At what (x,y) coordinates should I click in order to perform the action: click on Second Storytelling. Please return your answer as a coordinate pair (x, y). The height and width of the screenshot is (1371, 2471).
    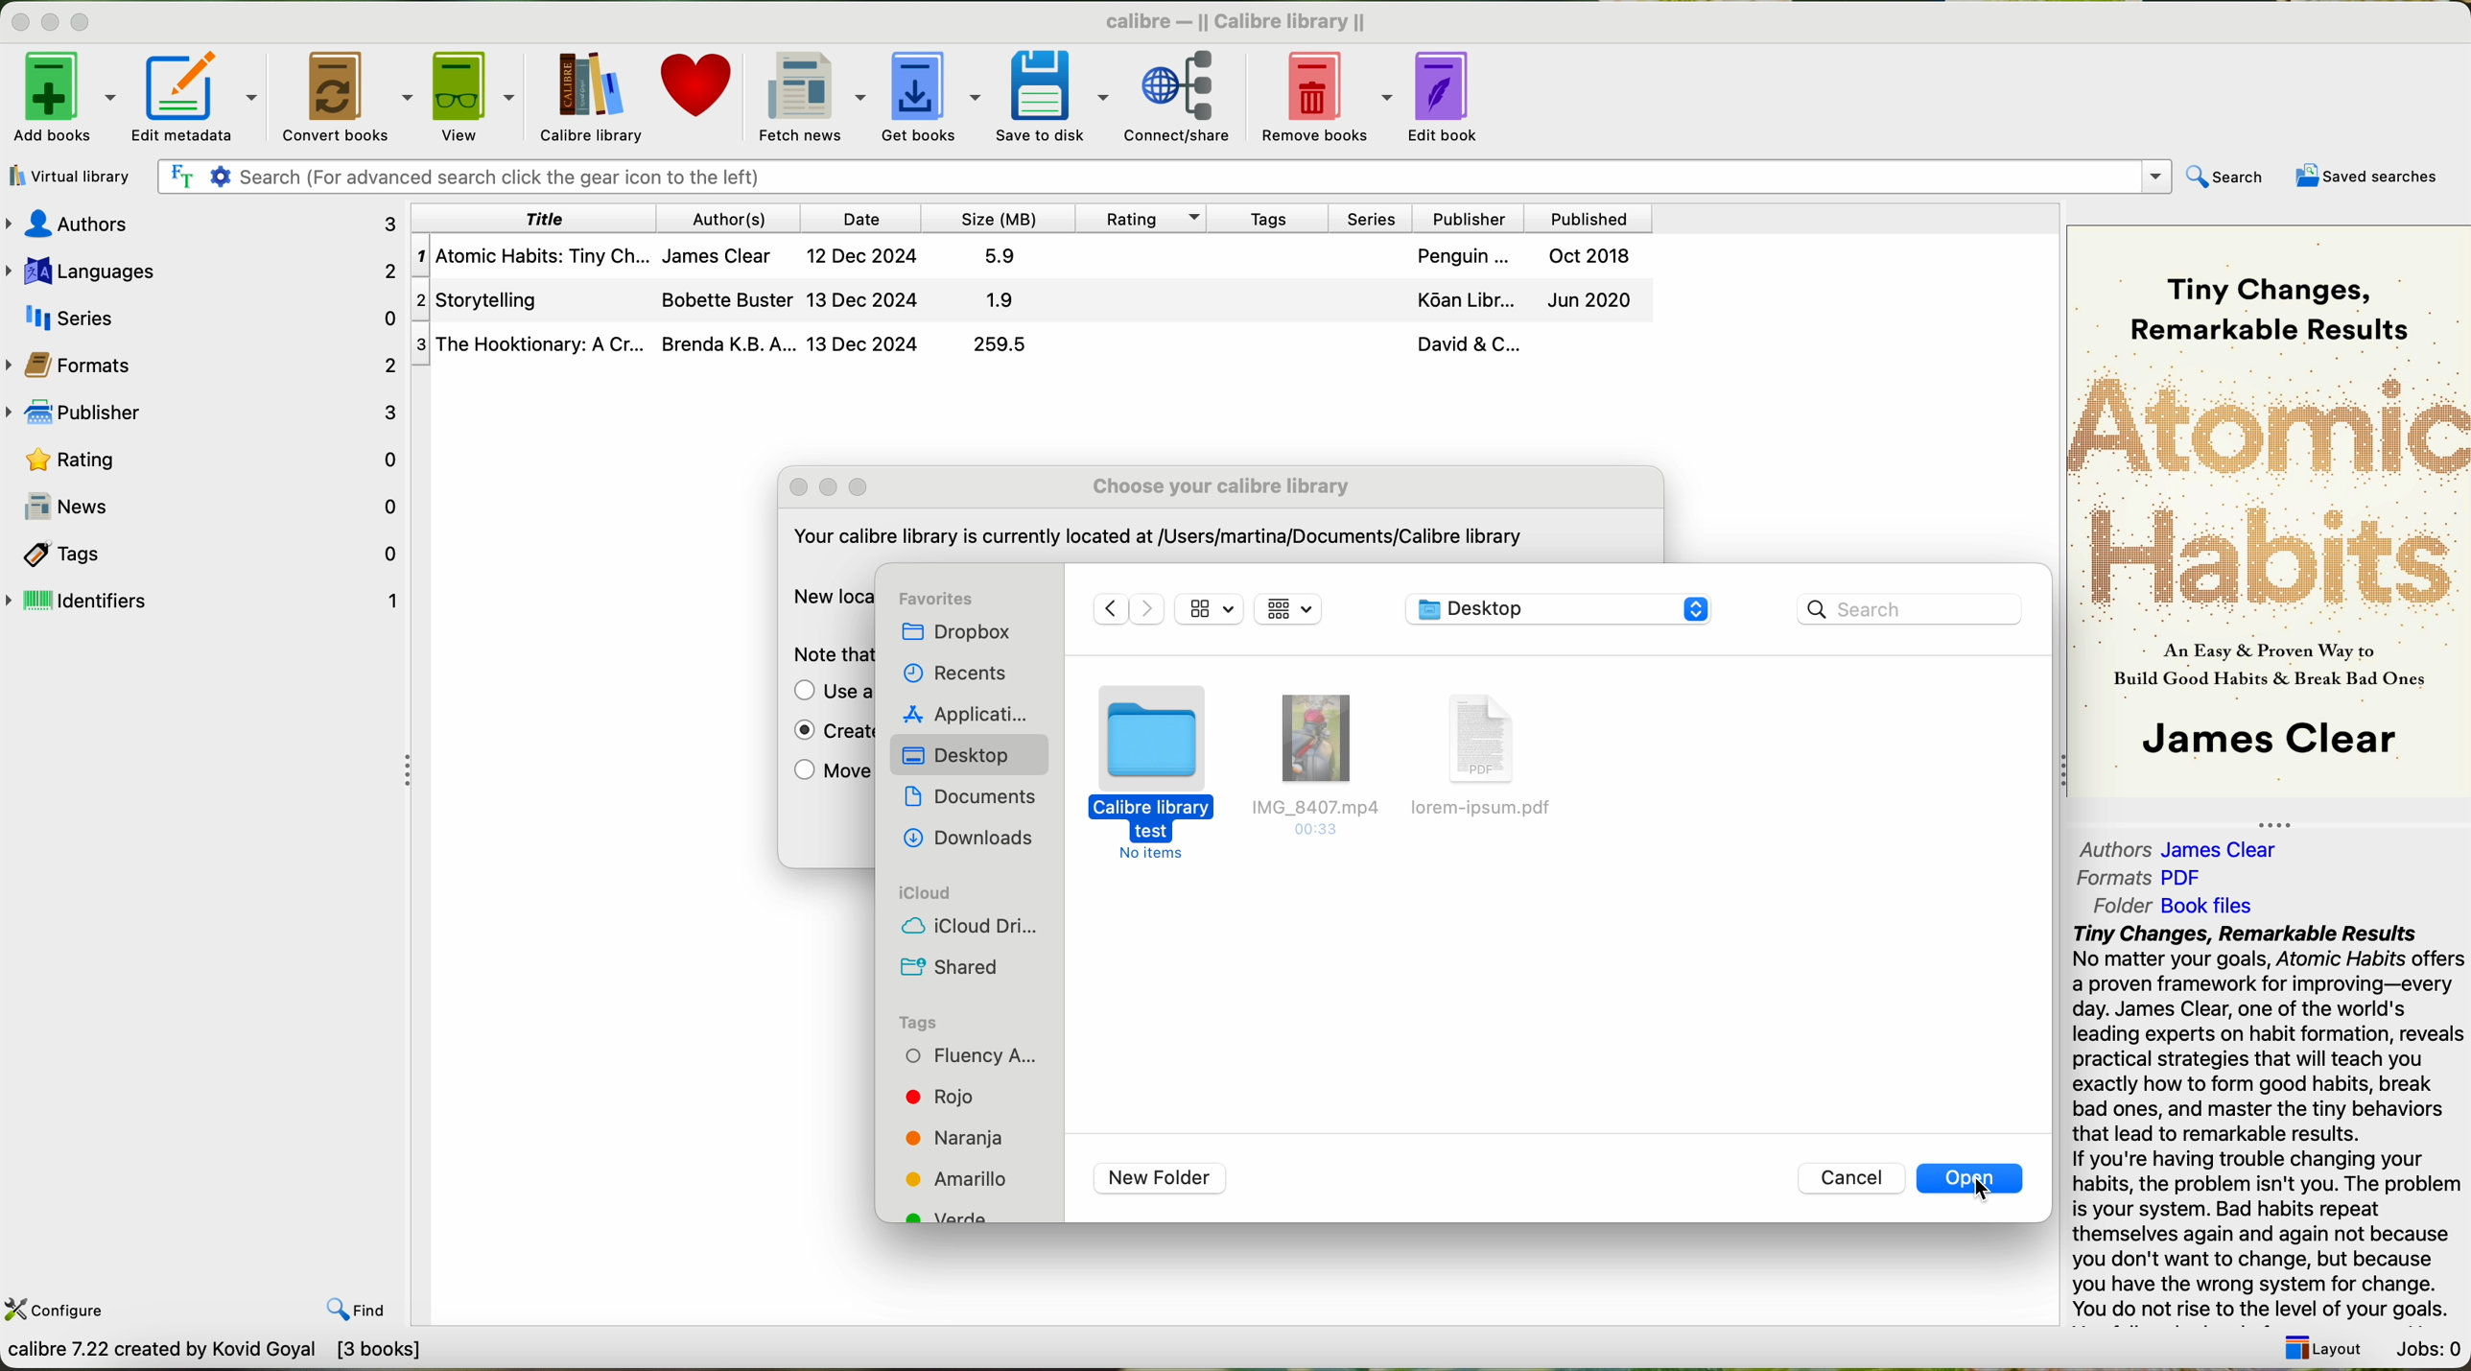
    Looking at the image, I should click on (1035, 301).